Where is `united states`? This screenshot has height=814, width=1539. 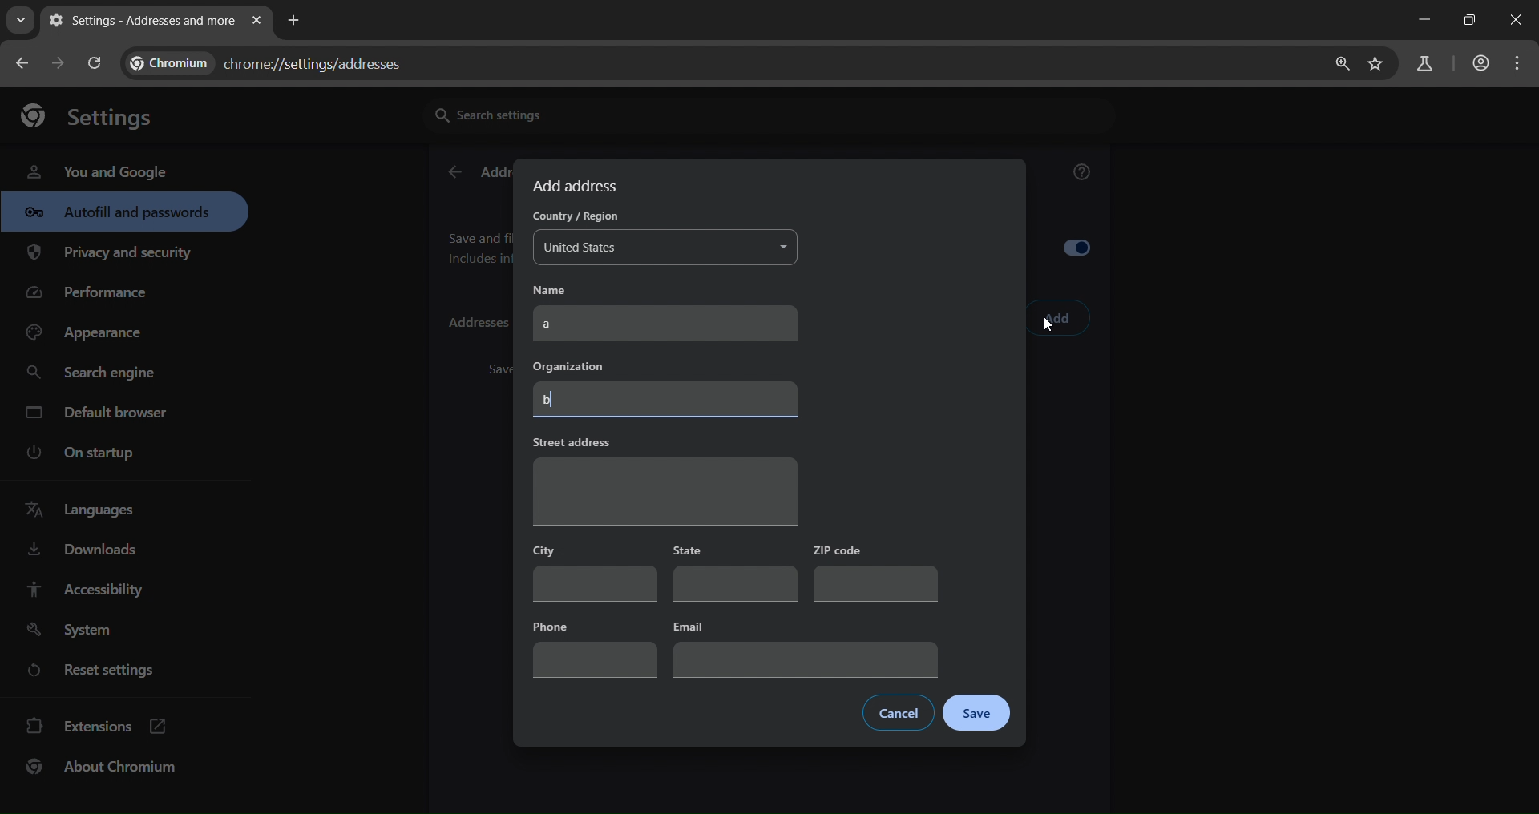 united states is located at coordinates (667, 248).